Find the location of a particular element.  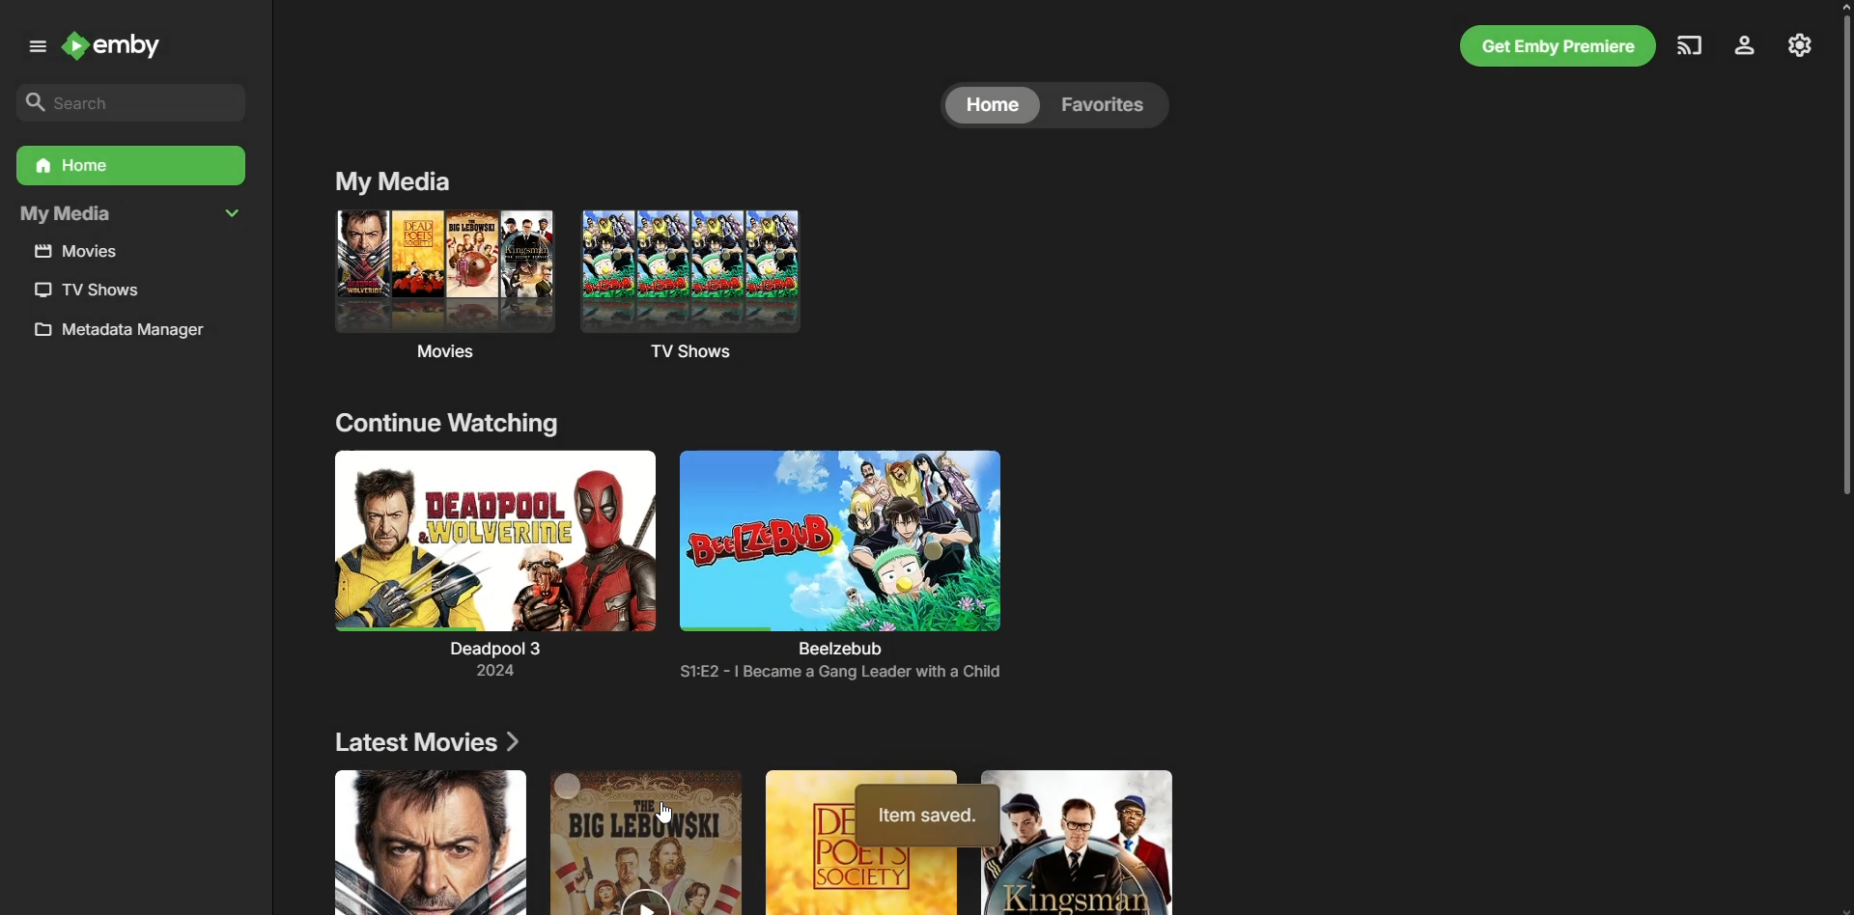

I Became a Gang Leader with a Child is located at coordinates (847, 675).